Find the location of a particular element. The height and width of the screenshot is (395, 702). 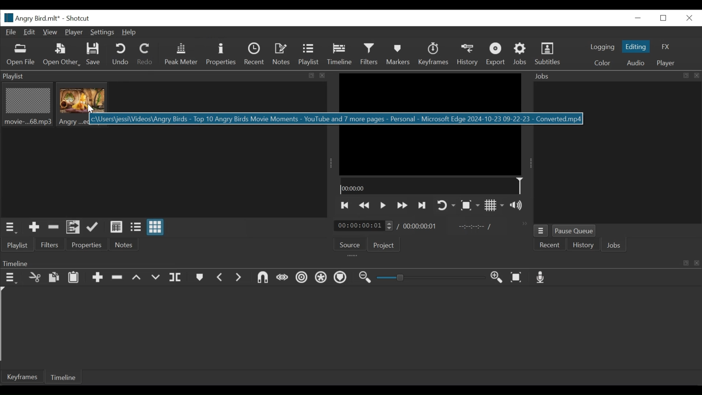

minimize is located at coordinates (637, 18).